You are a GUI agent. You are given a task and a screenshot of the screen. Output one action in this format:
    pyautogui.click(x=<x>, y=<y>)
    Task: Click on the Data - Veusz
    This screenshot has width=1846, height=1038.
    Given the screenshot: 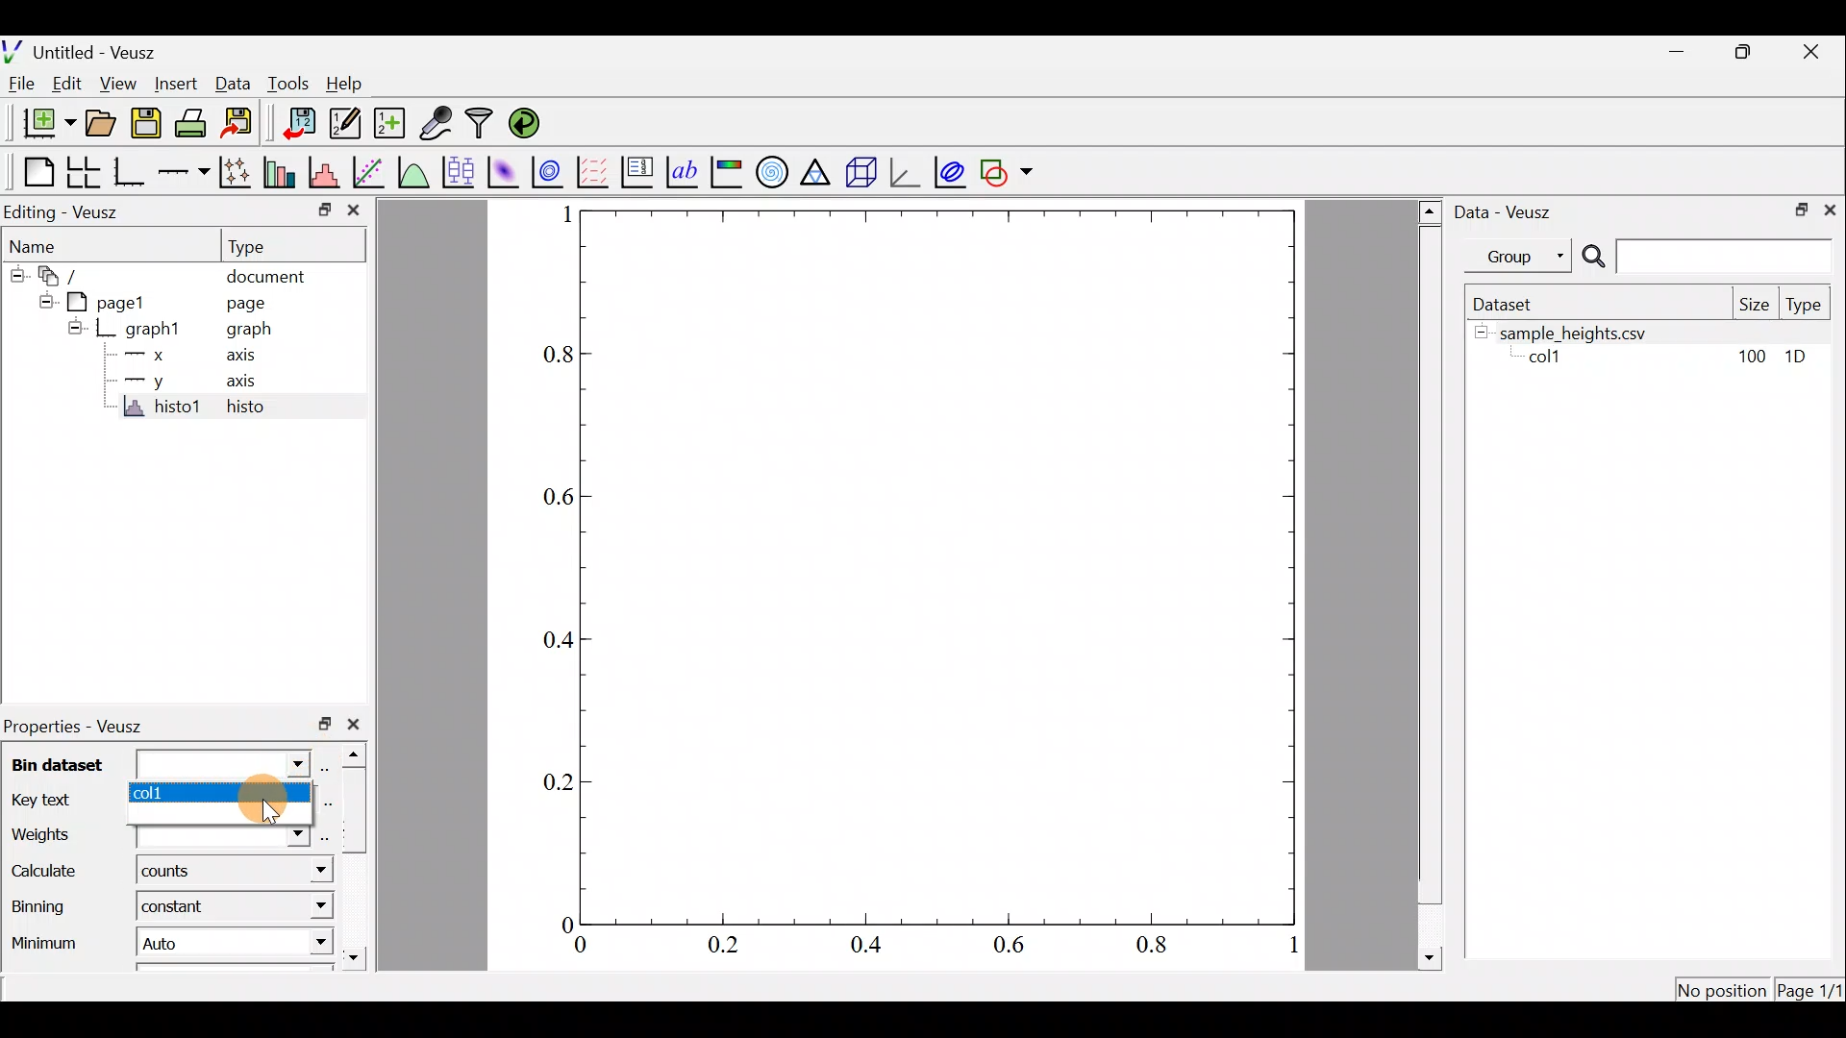 What is the action you would take?
    pyautogui.click(x=1509, y=213)
    